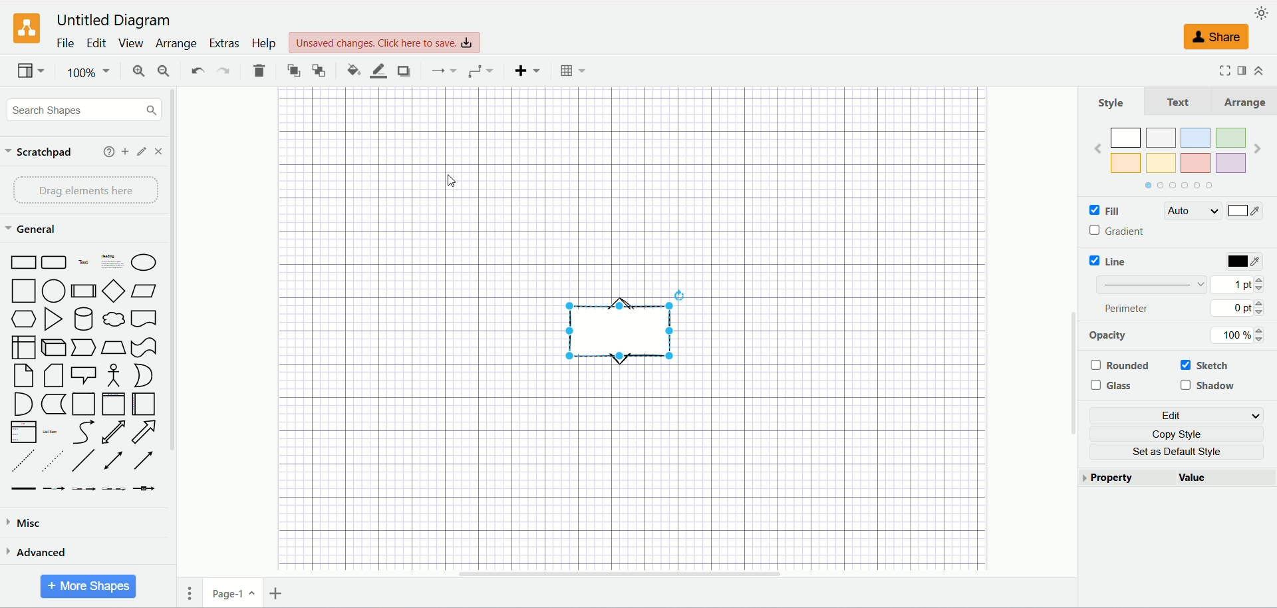 The image size is (1277, 608). What do you see at coordinates (146, 376) in the screenshot?
I see `Or` at bounding box center [146, 376].